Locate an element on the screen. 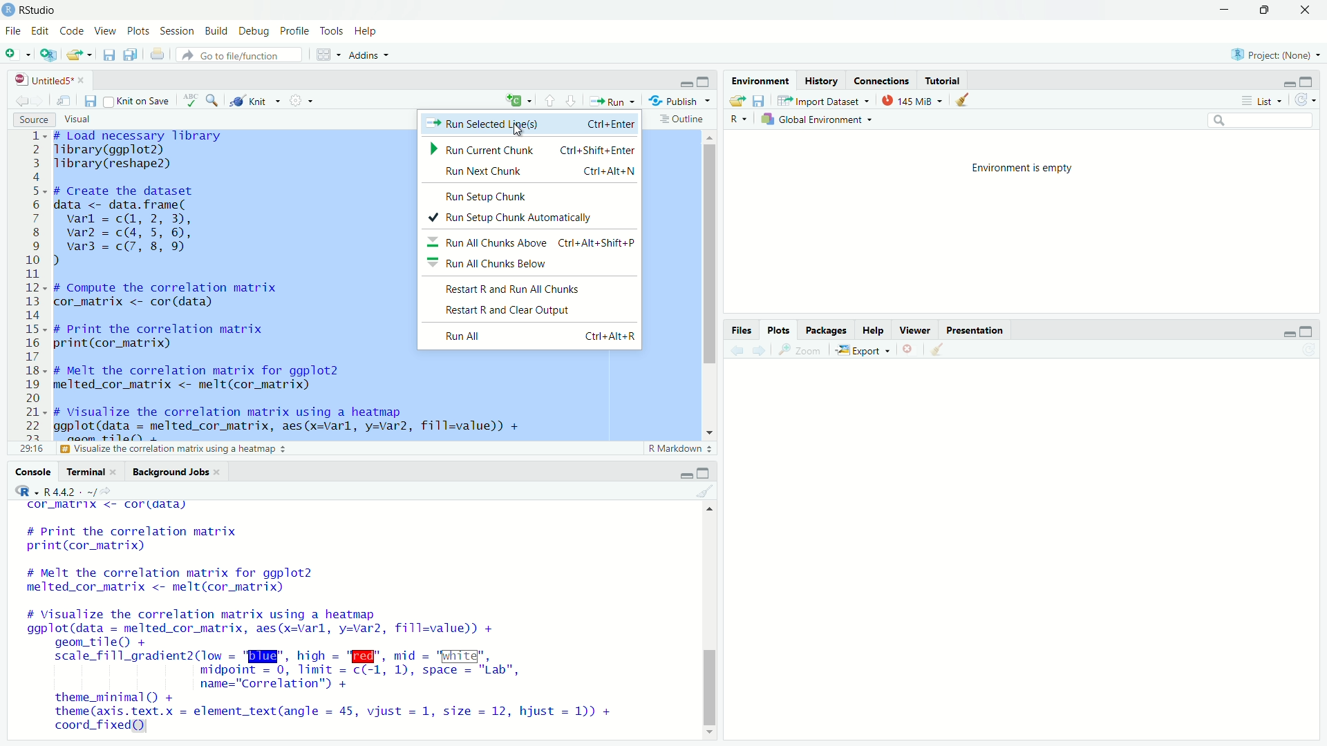 The image size is (1327, 746). tools is located at coordinates (332, 32).